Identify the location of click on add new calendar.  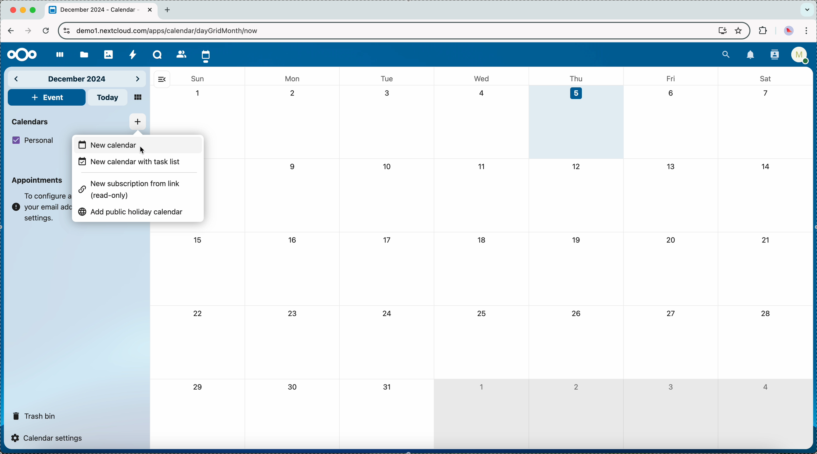
(137, 122).